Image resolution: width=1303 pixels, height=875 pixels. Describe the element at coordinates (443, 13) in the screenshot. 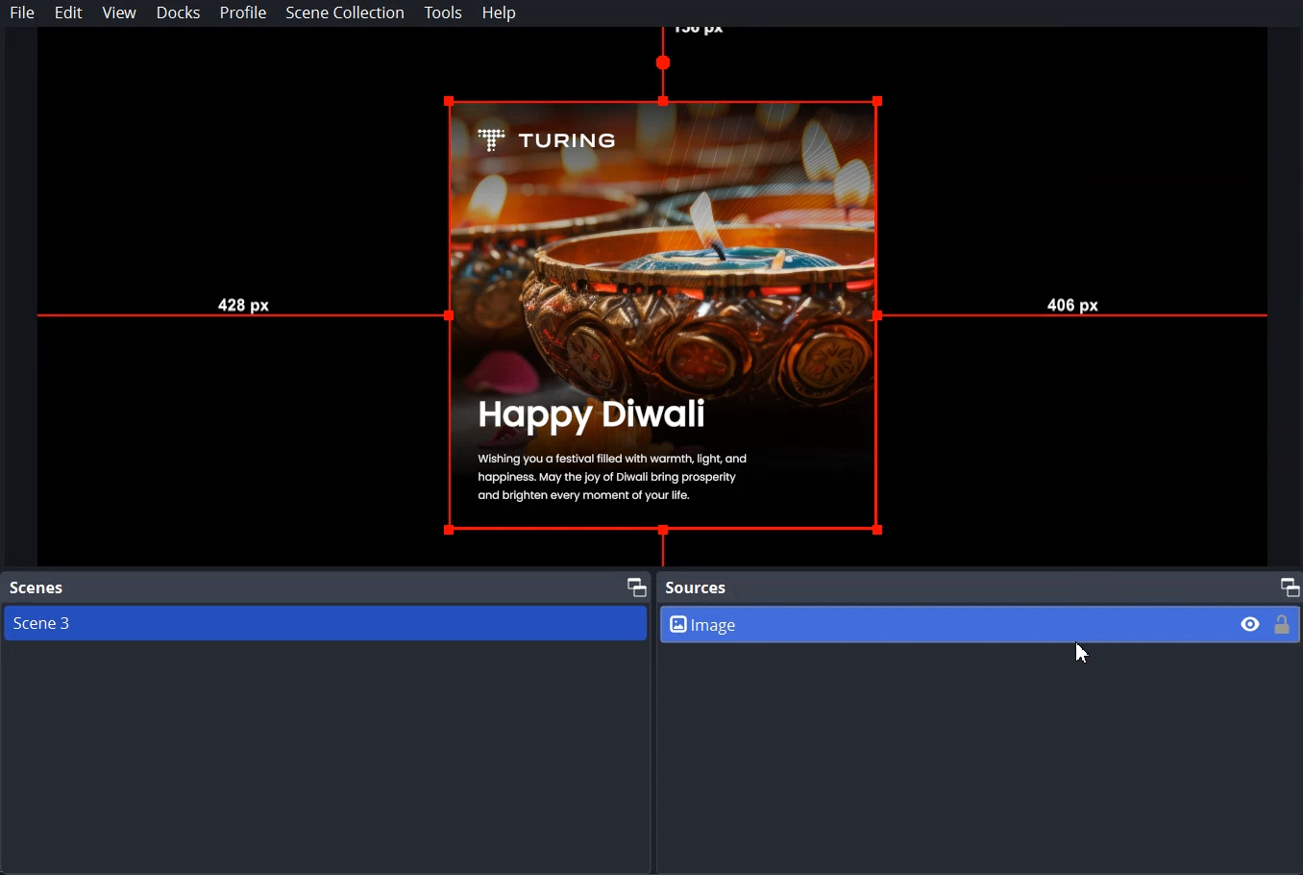

I see `Tools` at that location.